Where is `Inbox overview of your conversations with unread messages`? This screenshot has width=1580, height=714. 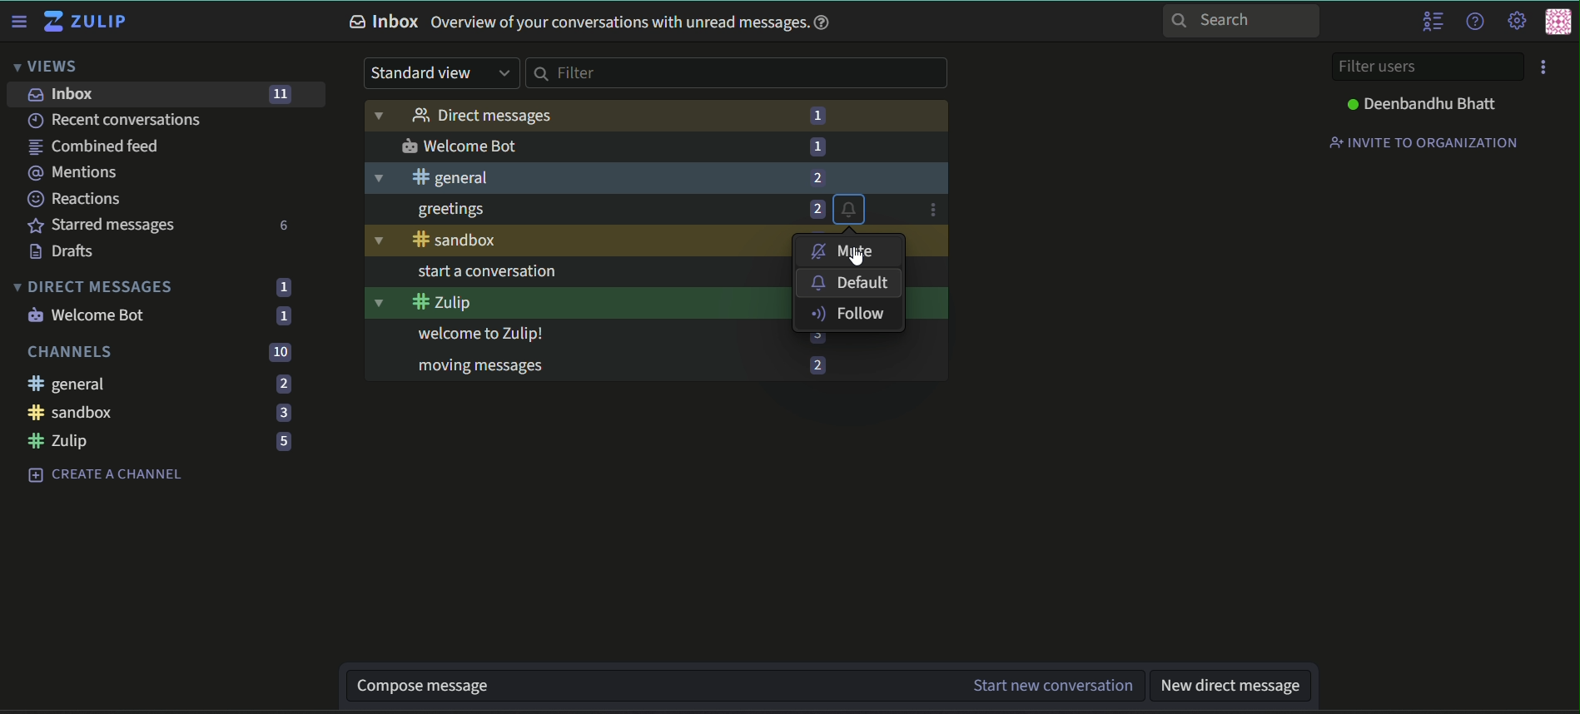 Inbox overview of your conversations with unread messages is located at coordinates (594, 23).